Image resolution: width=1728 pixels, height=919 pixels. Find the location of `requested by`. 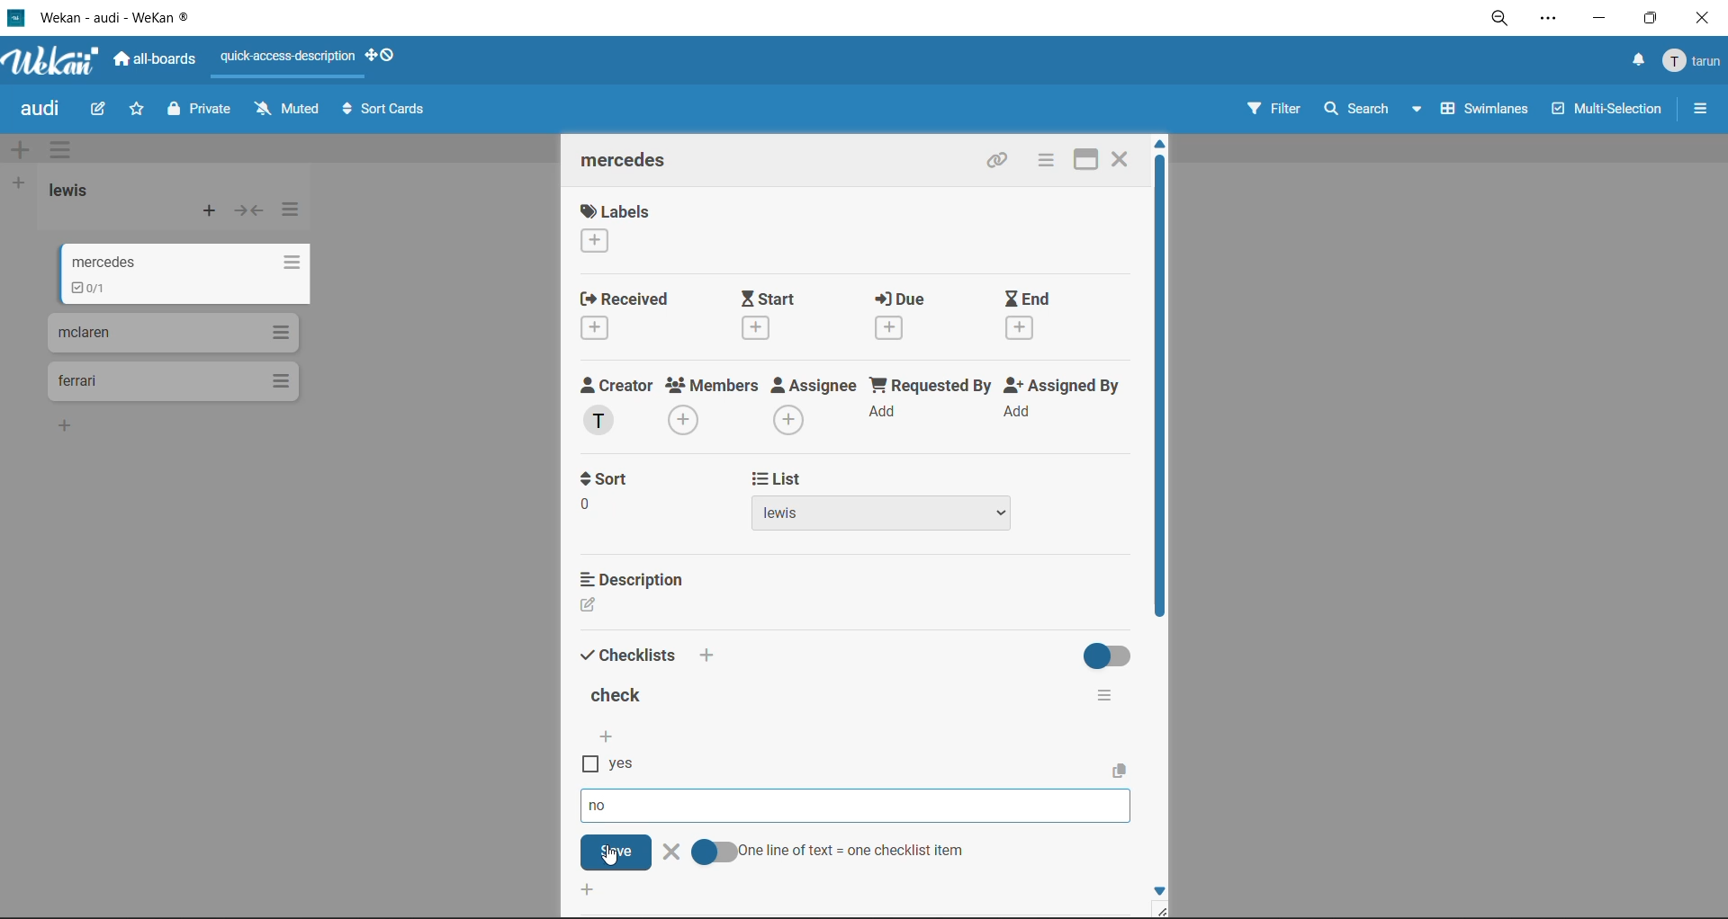

requested by is located at coordinates (932, 405).